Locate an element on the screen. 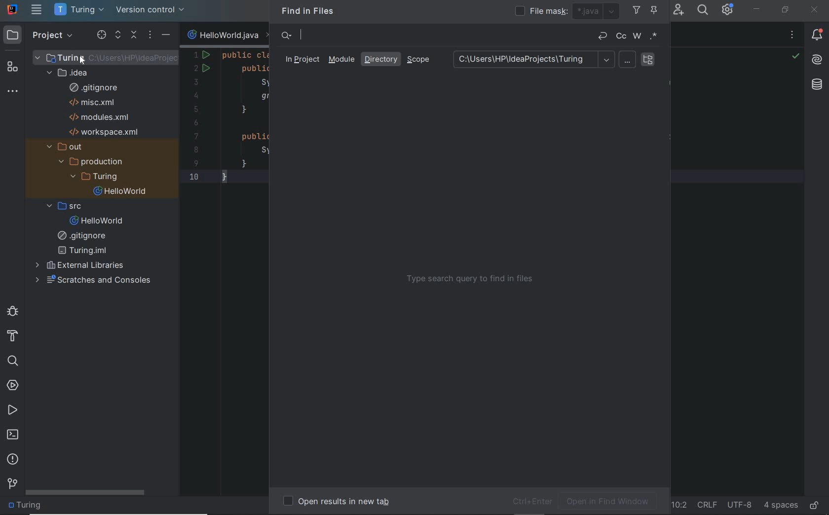 Image resolution: width=829 pixels, height=515 pixels. MINIMIZE is located at coordinates (757, 9).